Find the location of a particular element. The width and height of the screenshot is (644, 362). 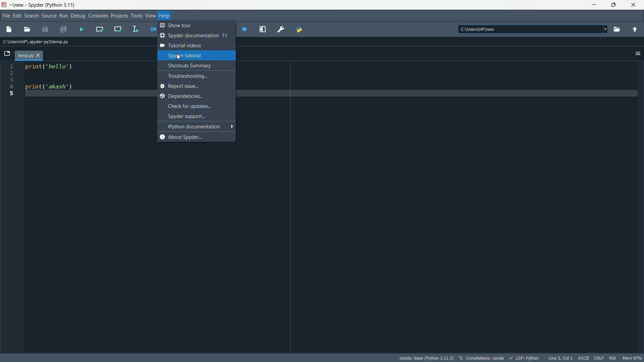

Spyder(python 3.11) is located at coordinates (54, 5).